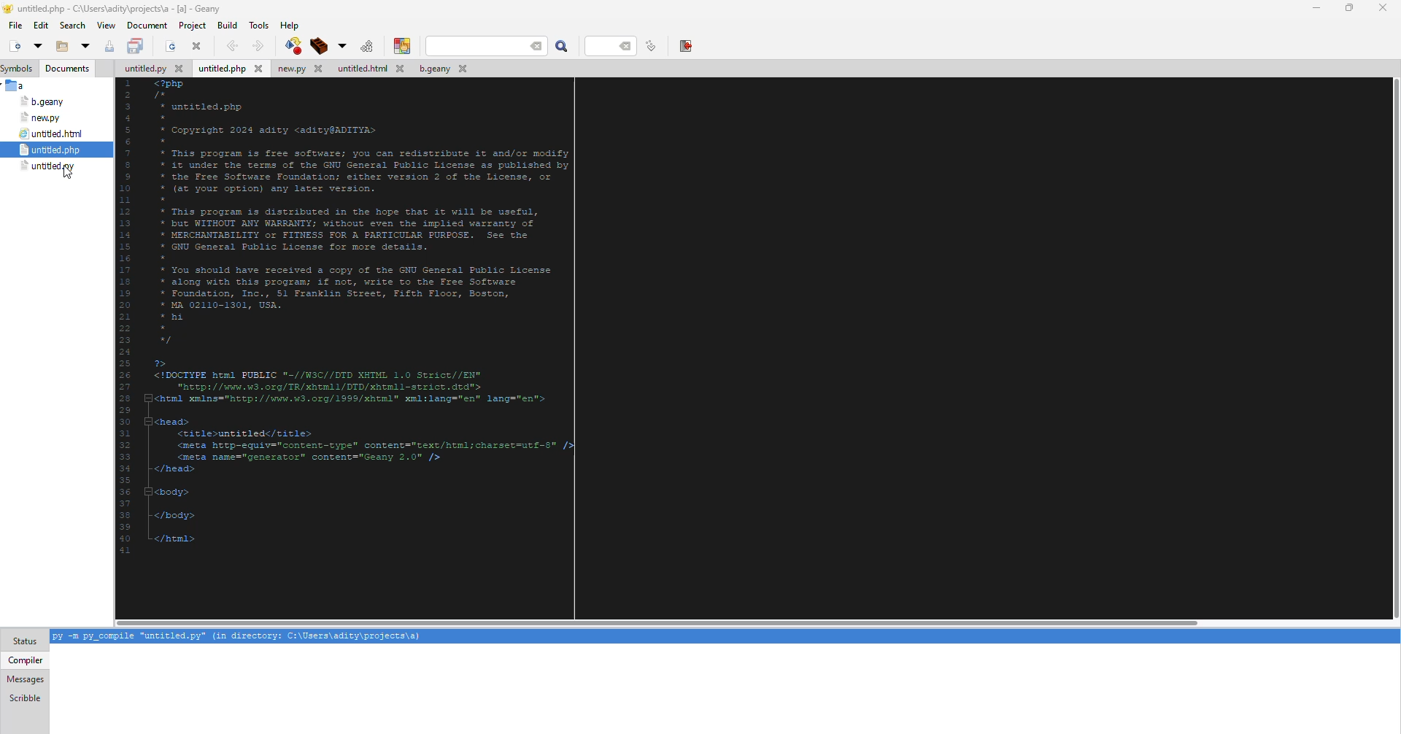  Describe the element at coordinates (85, 46) in the screenshot. I see `open` at that location.